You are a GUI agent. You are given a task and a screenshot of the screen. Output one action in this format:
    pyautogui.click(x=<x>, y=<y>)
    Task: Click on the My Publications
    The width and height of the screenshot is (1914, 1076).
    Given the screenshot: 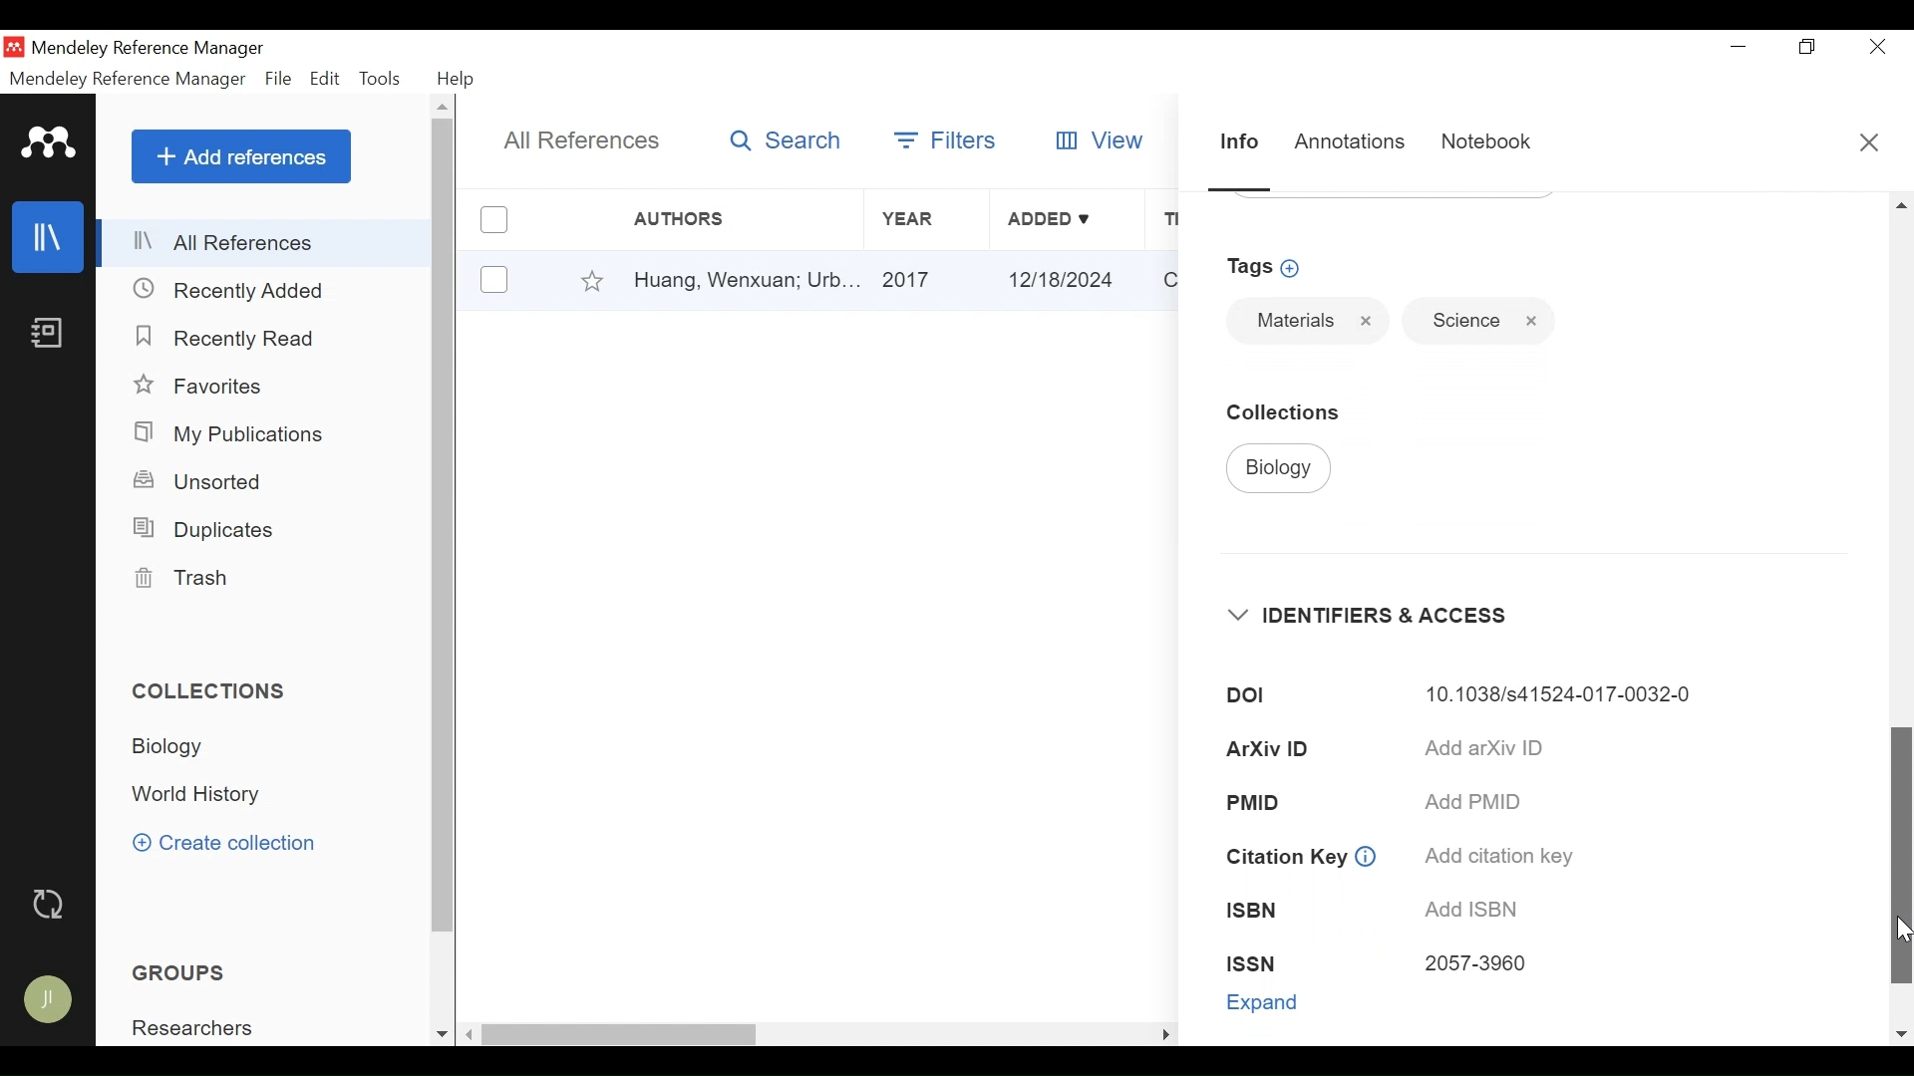 What is the action you would take?
    pyautogui.click(x=243, y=433)
    